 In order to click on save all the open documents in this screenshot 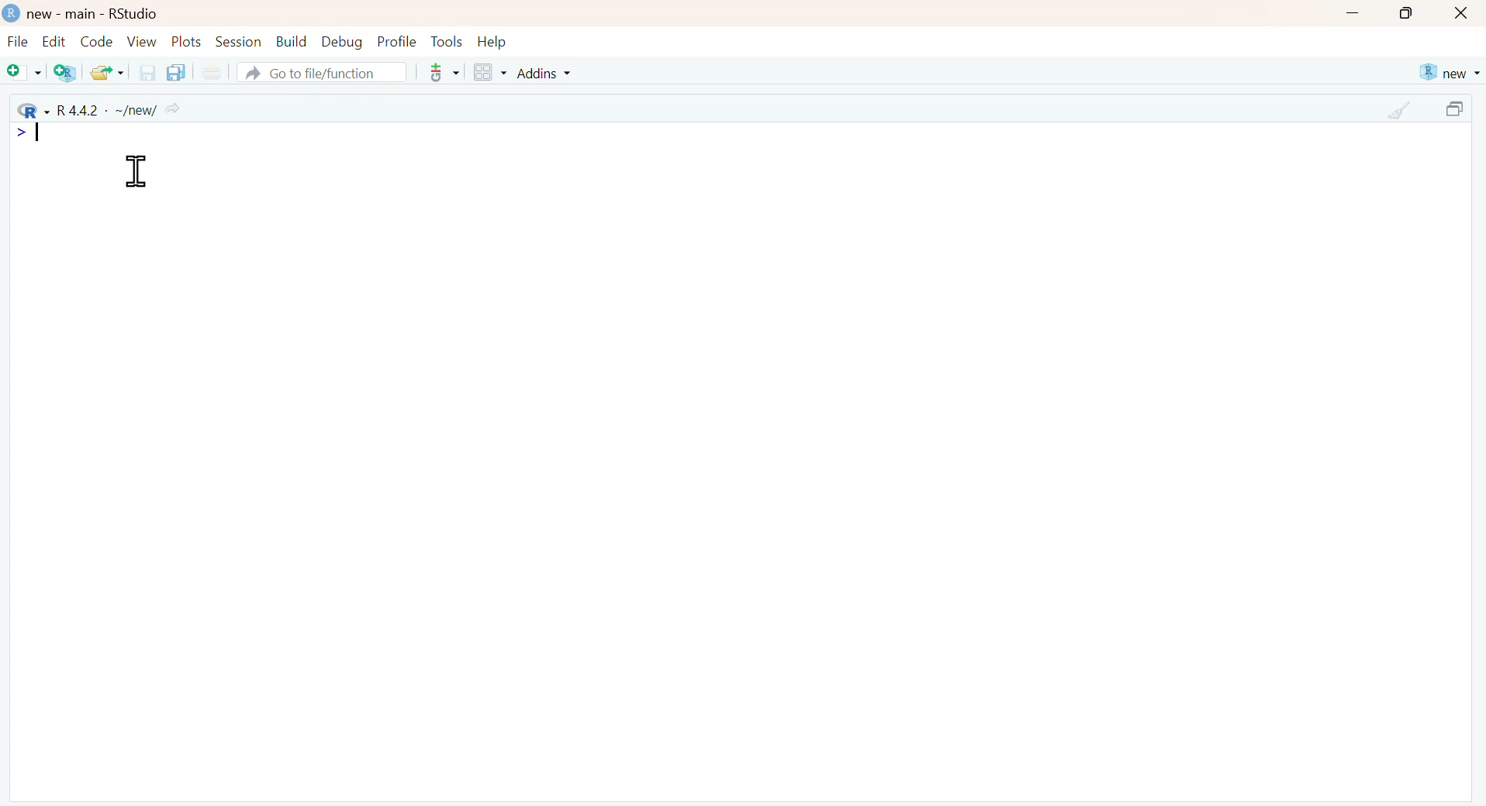, I will do `click(175, 71)`.